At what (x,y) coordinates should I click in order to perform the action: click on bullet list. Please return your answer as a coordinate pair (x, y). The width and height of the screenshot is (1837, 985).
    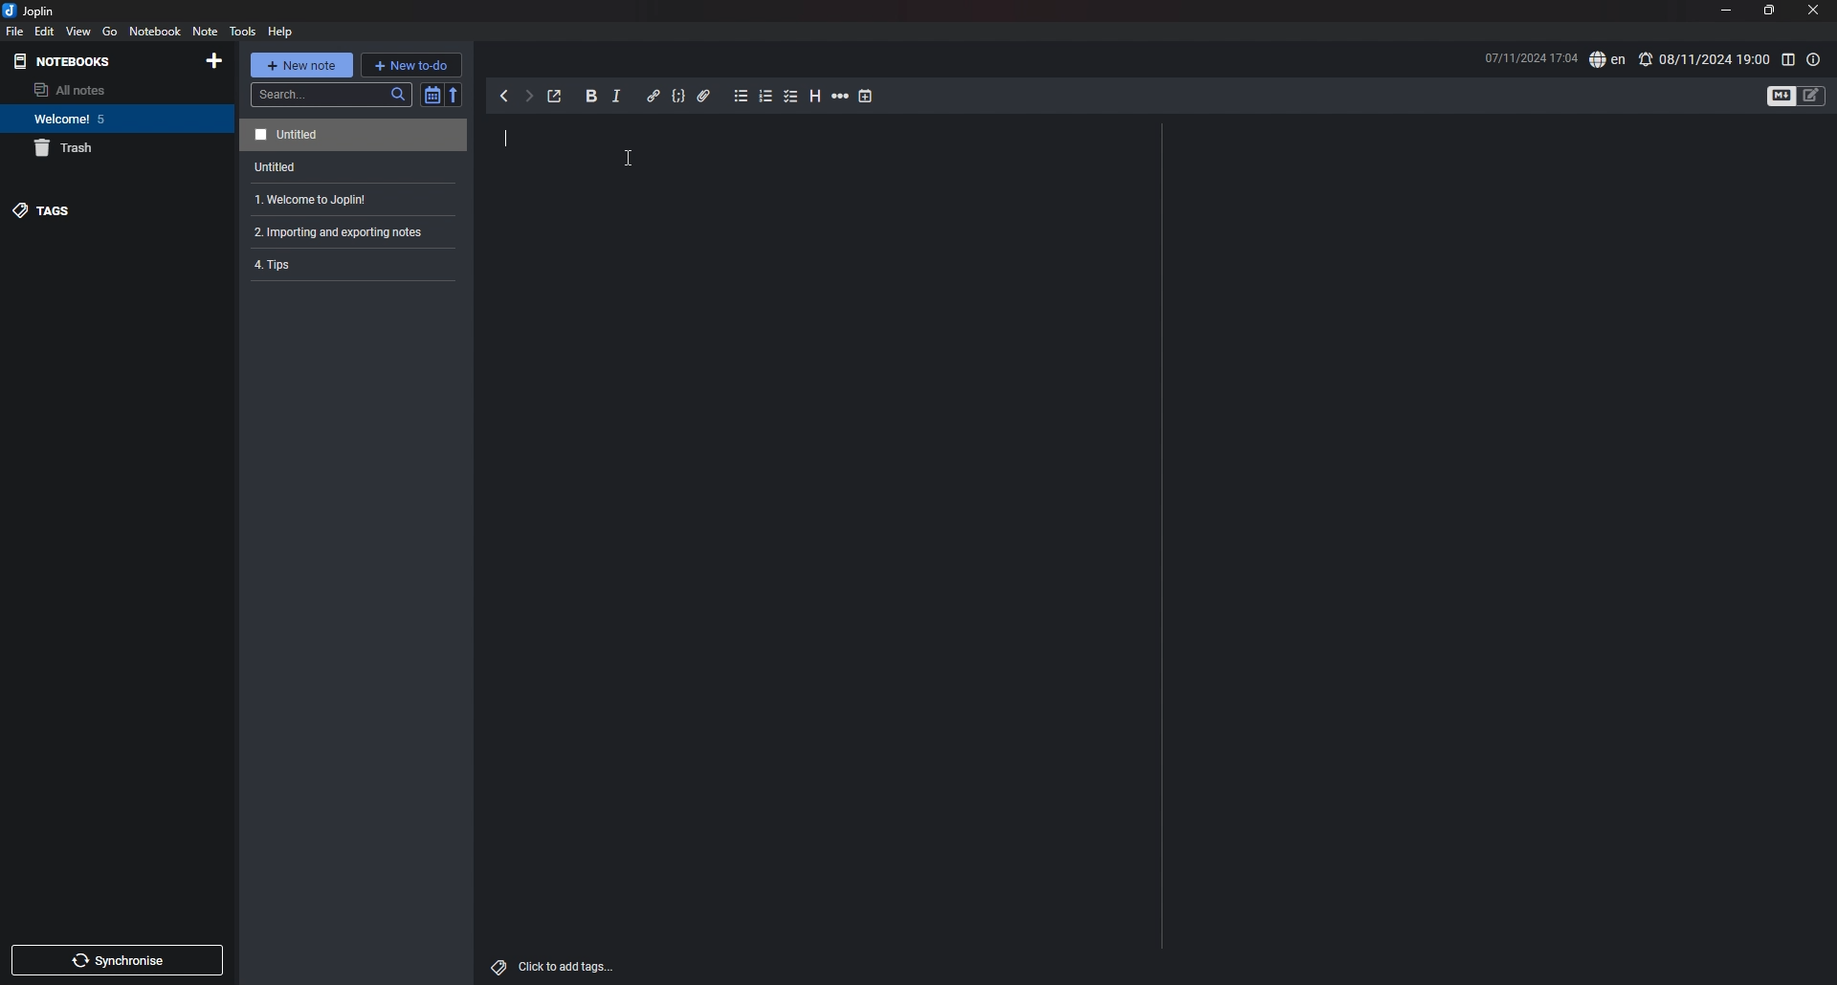
    Looking at the image, I should click on (741, 97).